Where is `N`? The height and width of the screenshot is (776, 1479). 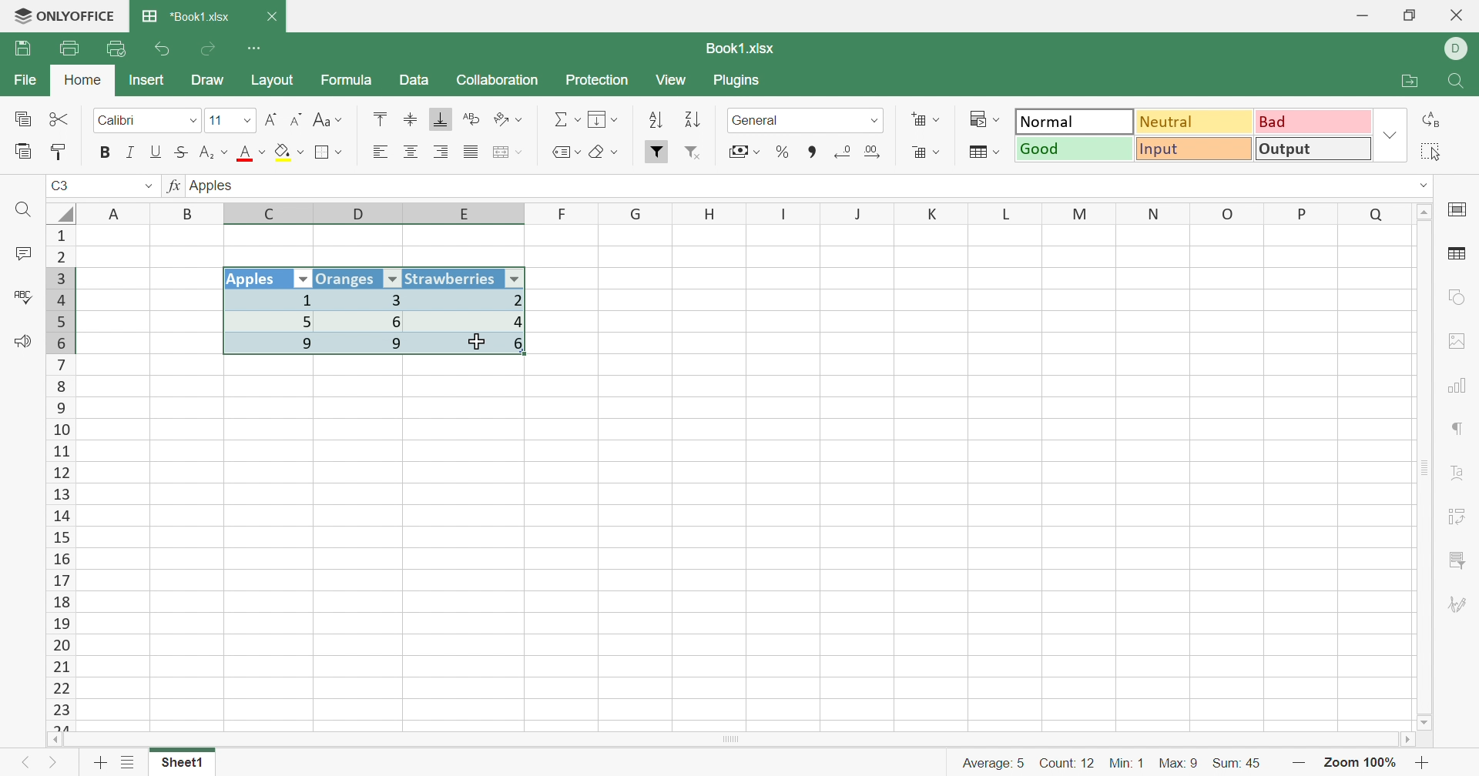
N is located at coordinates (1152, 213).